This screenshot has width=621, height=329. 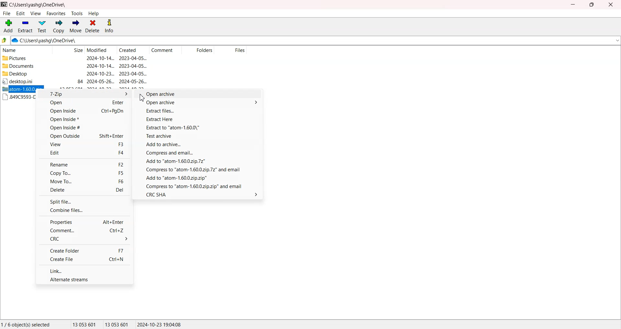 I want to click on 2023-04-05, so click(x=133, y=74).